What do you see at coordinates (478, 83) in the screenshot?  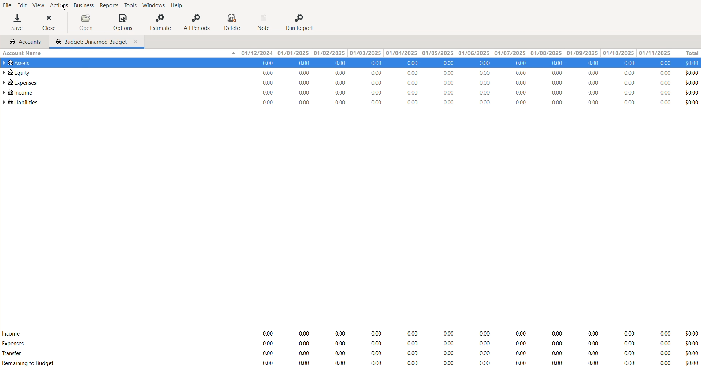 I see `Values` at bounding box center [478, 83].